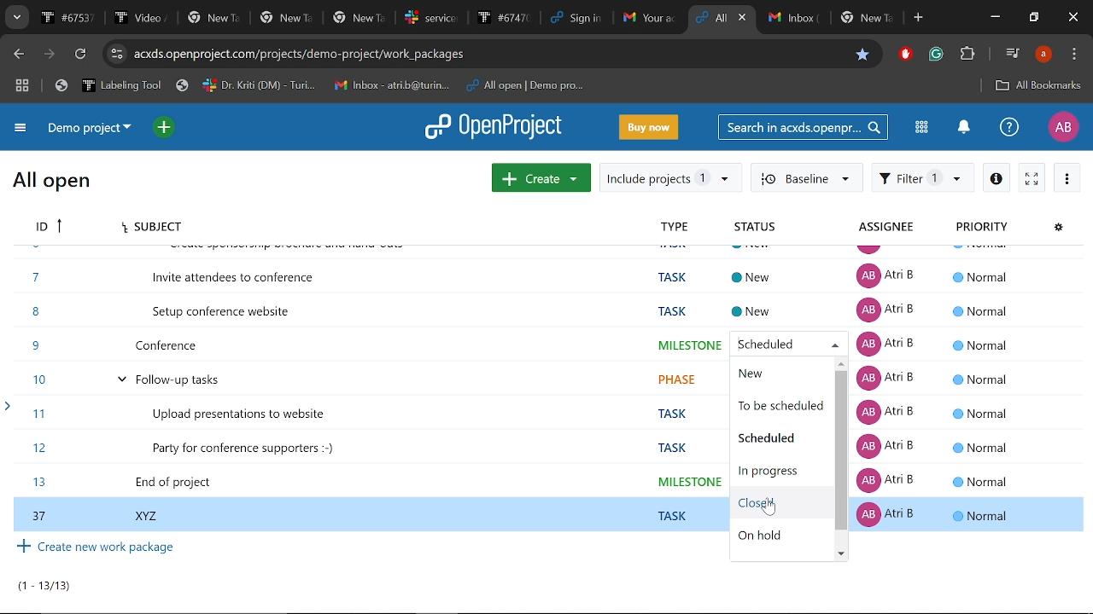 The height and width of the screenshot is (614, 1093). I want to click on Include project, so click(669, 177).